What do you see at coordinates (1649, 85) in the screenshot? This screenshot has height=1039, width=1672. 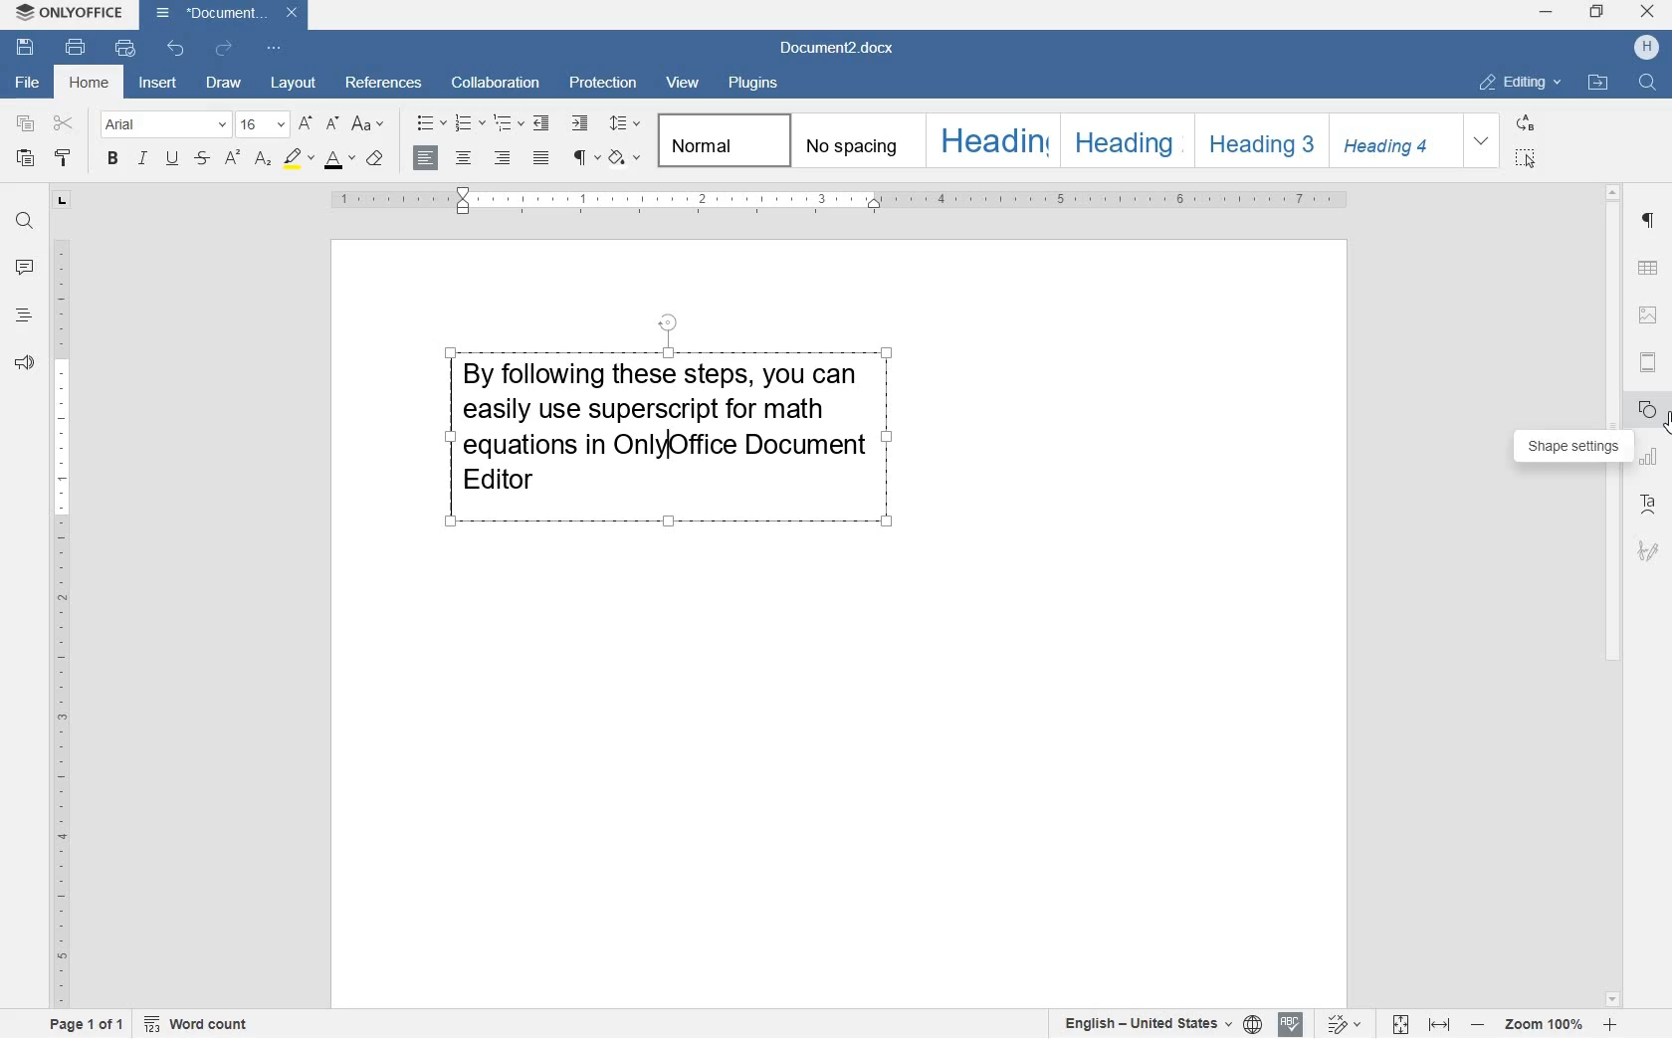 I see `FIND` at bounding box center [1649, 85].